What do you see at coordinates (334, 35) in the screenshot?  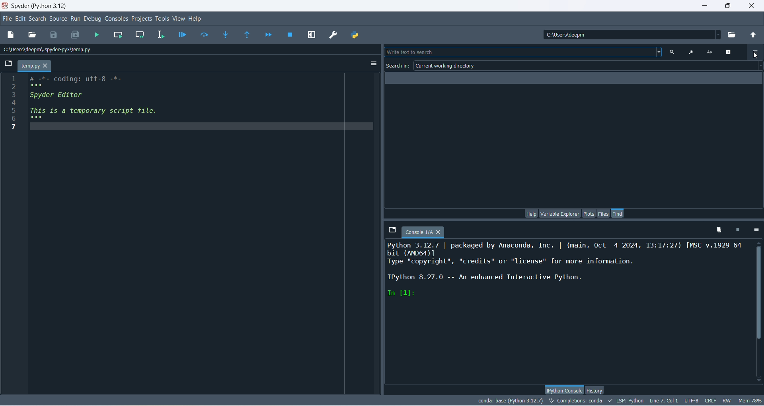 I see `preferences` at bounding box center [334, 35].